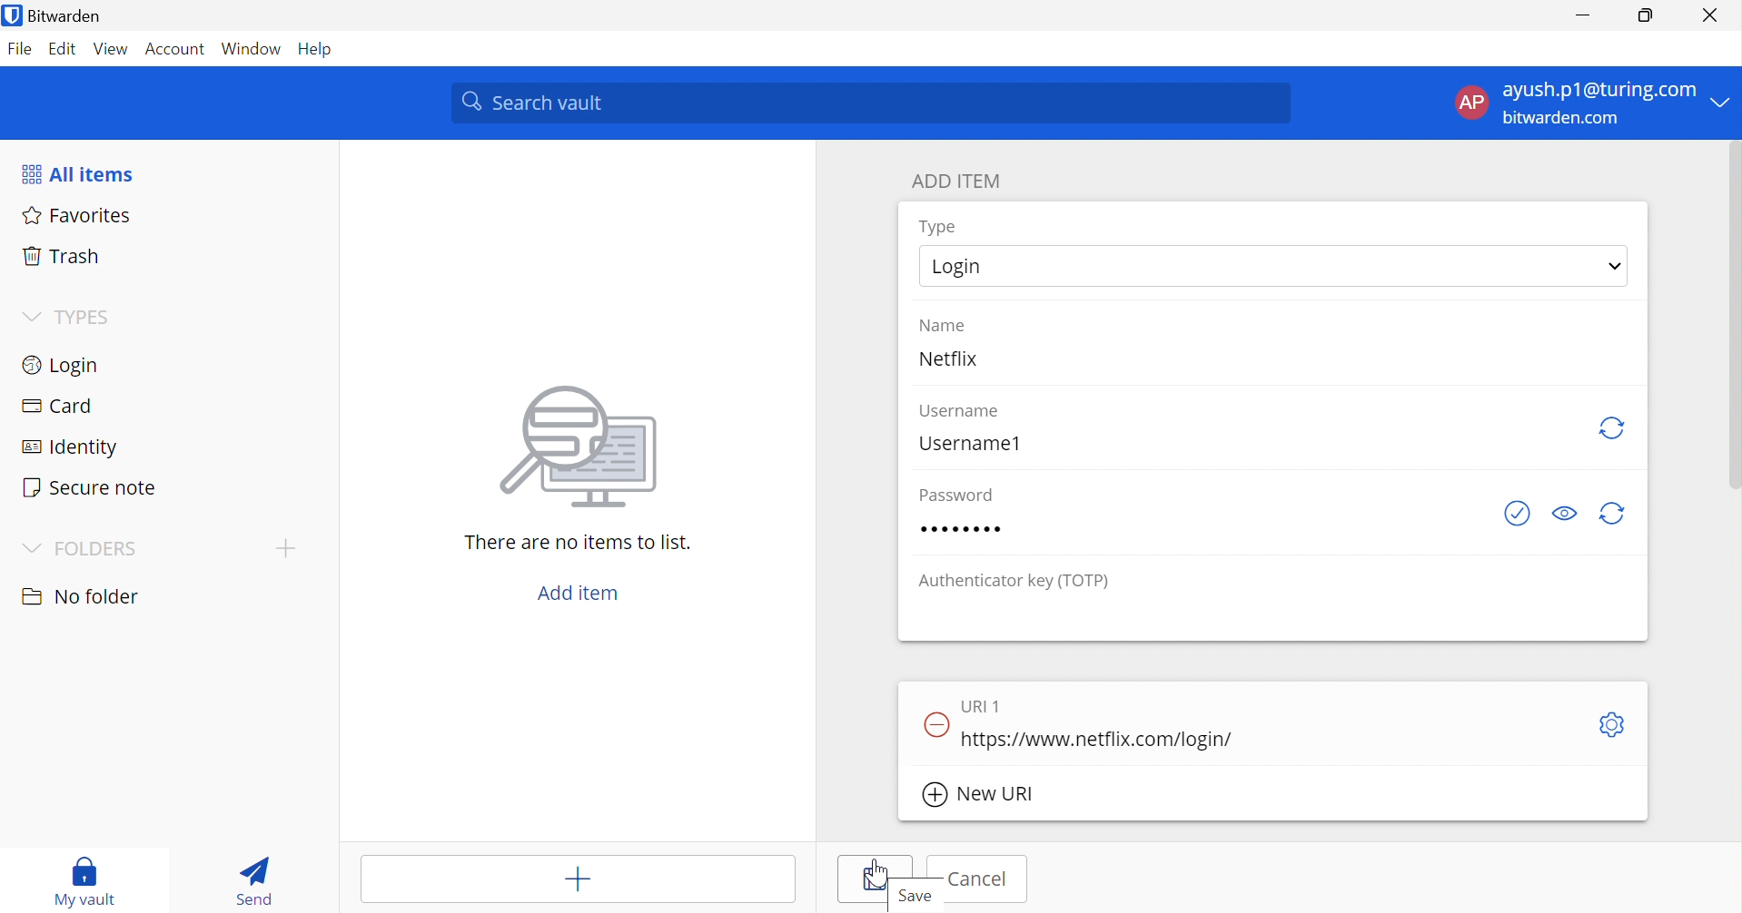 This screenshot has width=1742, height=913. I want to click on Username, so click(960, 412).